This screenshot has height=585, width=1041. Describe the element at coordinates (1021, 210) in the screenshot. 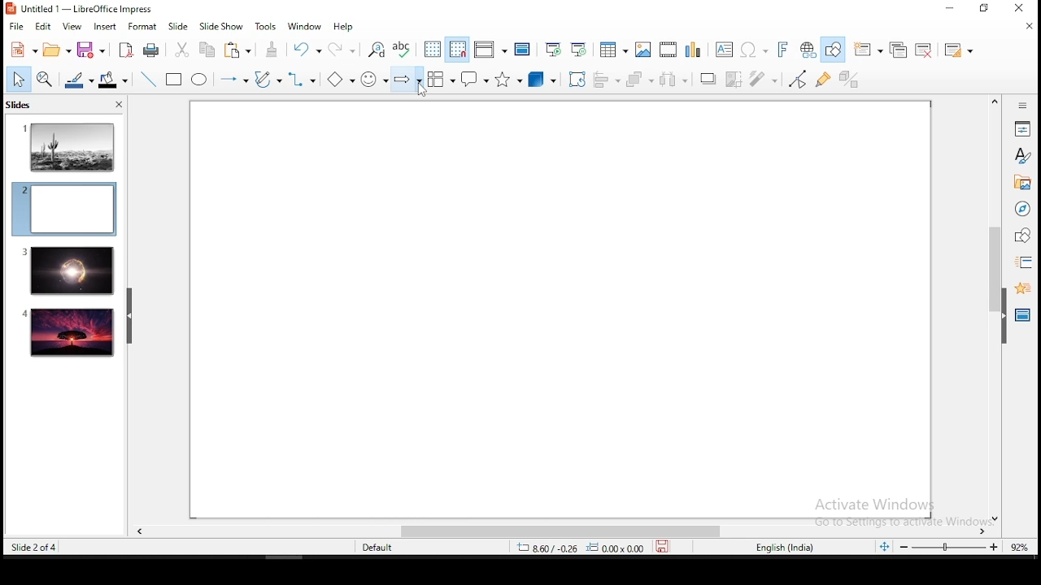

I see `navigator` at that location.